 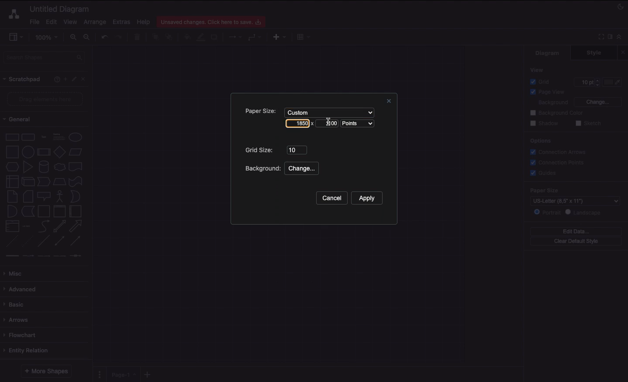 I want to click on Connection points, so click(x=558, y=162).